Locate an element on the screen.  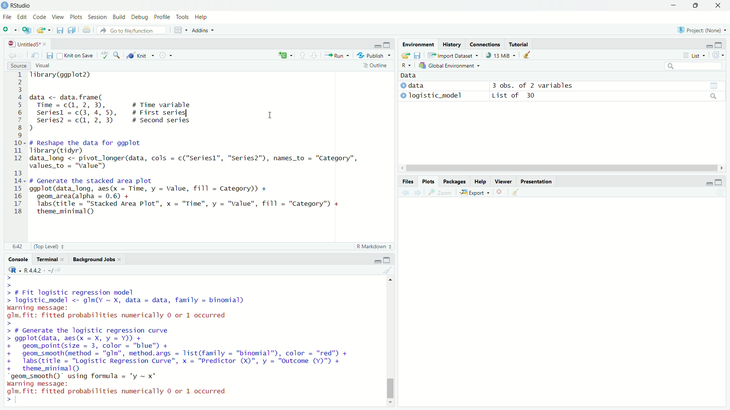
minimise is located at coordinates (706, 183).